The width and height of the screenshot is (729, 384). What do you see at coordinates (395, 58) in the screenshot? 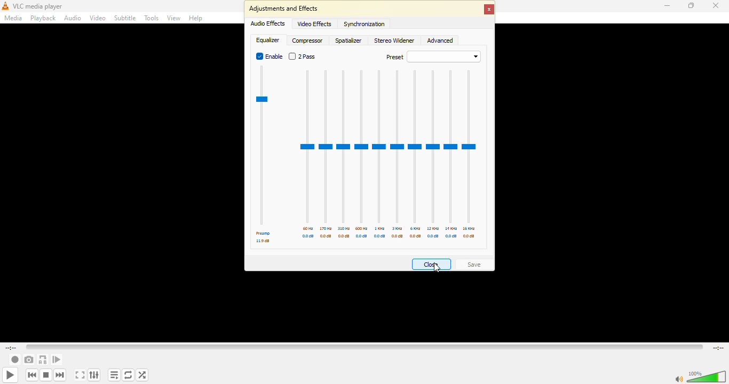
I see `preset` at bounding box center [395, 58].